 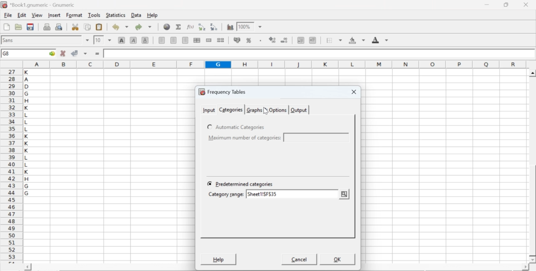 What do you see at coordinates (214, 26) in the screenshot?
I see `Sort the selected region in descending order based on the first column selected` at bounding box center [214, 26].